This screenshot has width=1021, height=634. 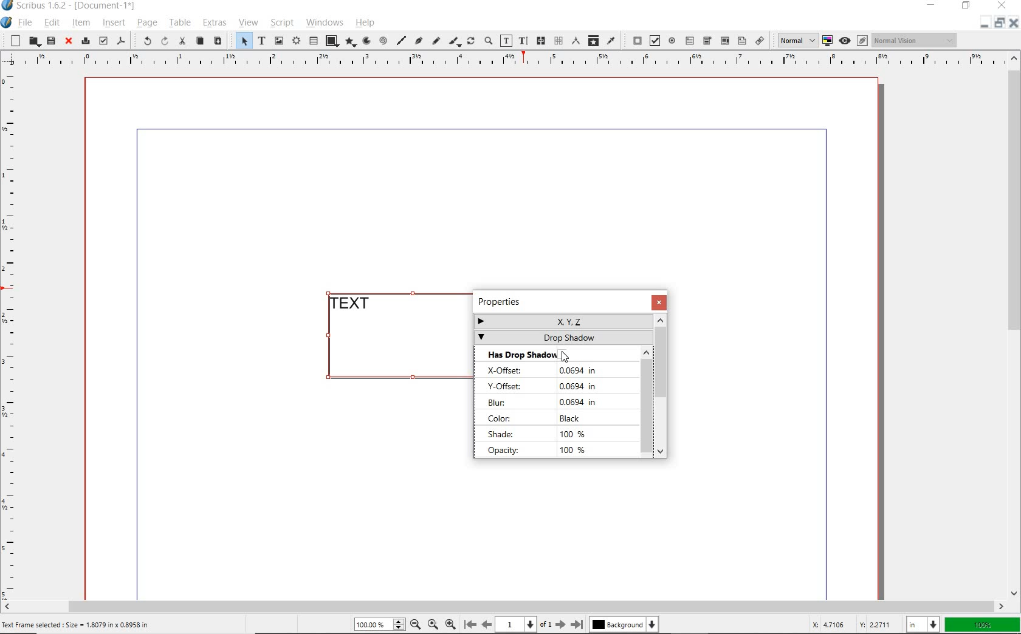 I want to click on shape, so click(x=331, y=40).